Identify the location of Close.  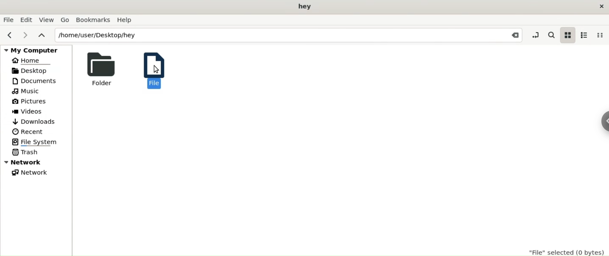
(514, 35).